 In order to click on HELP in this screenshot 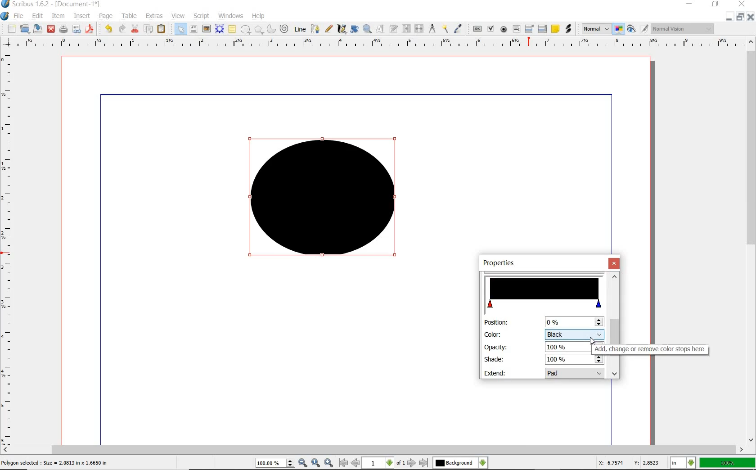, I will do `click(260, 15)`.